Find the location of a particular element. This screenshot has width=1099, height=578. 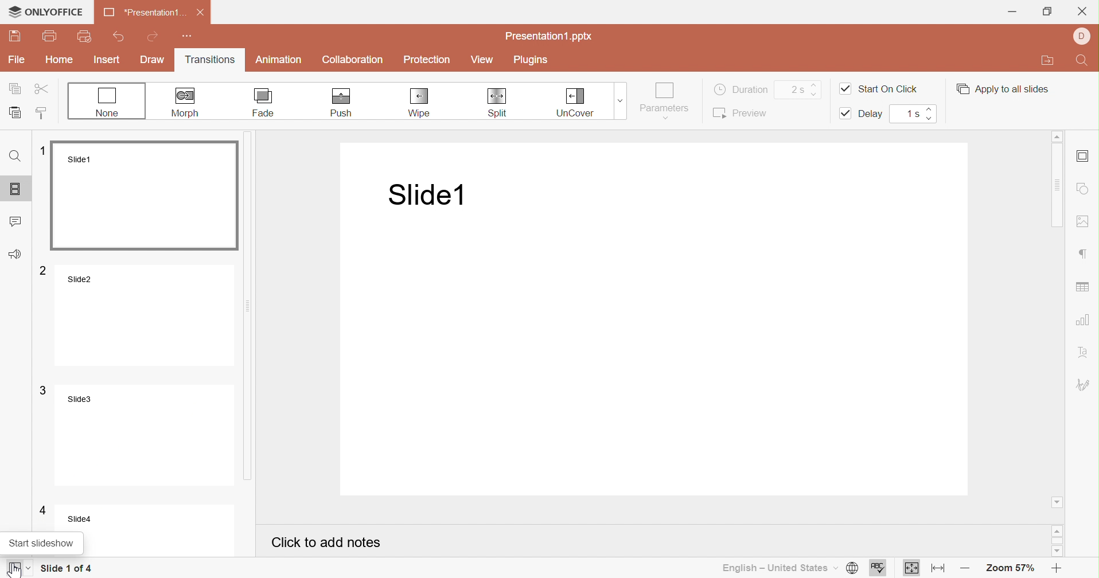

Draw is located at coordinates (154, 61).